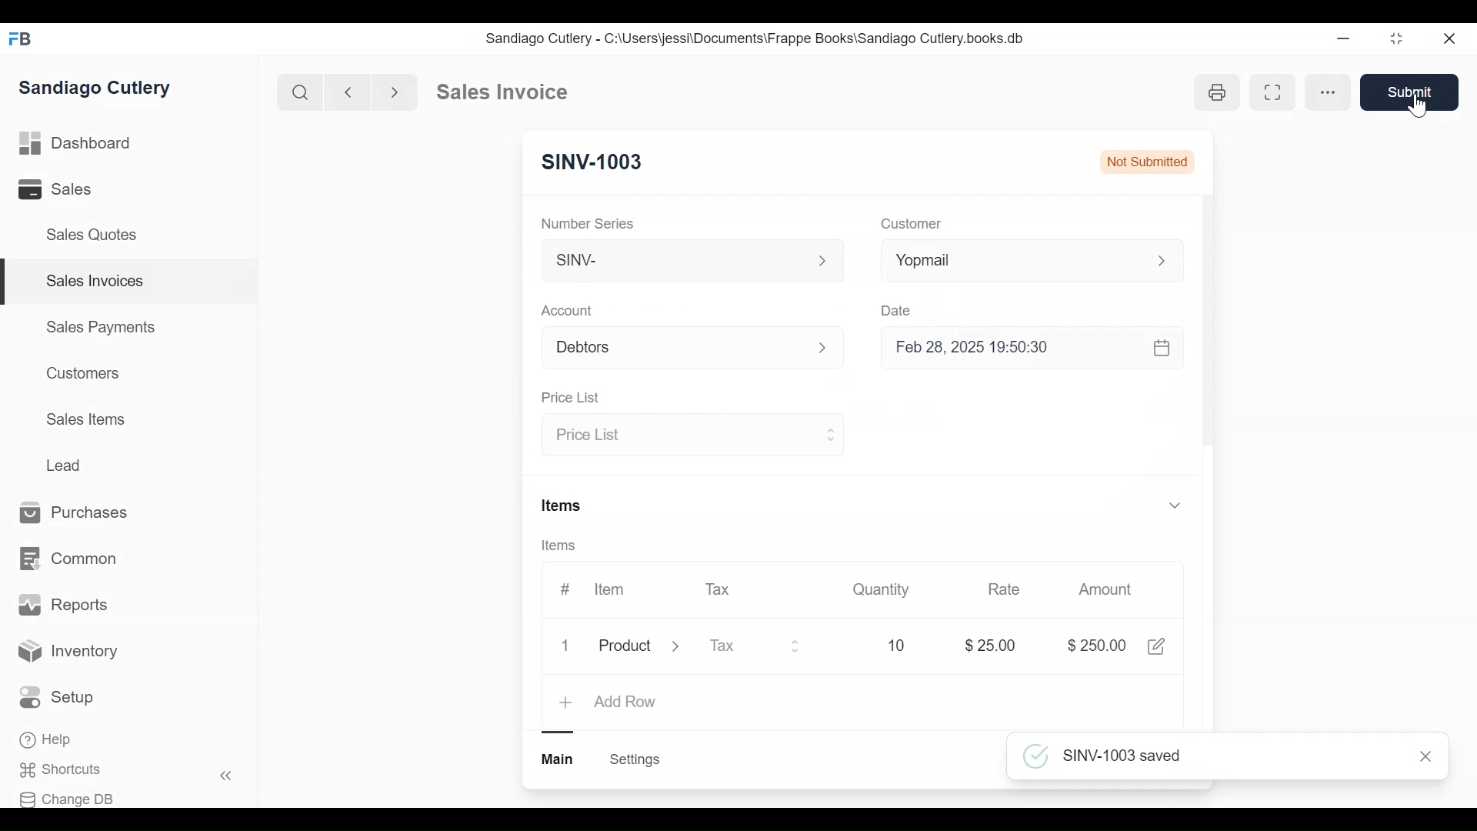  Describe the element at coordinates (95, 282) in the screenshot. I see `Sales Invoices` at that location.